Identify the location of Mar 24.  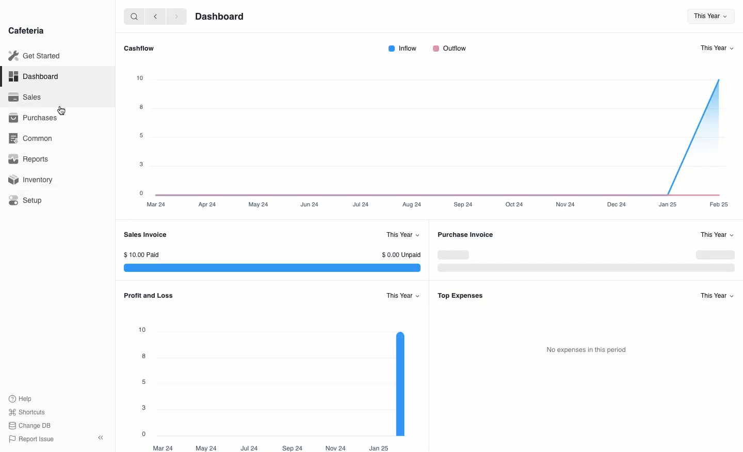
(157, 204).